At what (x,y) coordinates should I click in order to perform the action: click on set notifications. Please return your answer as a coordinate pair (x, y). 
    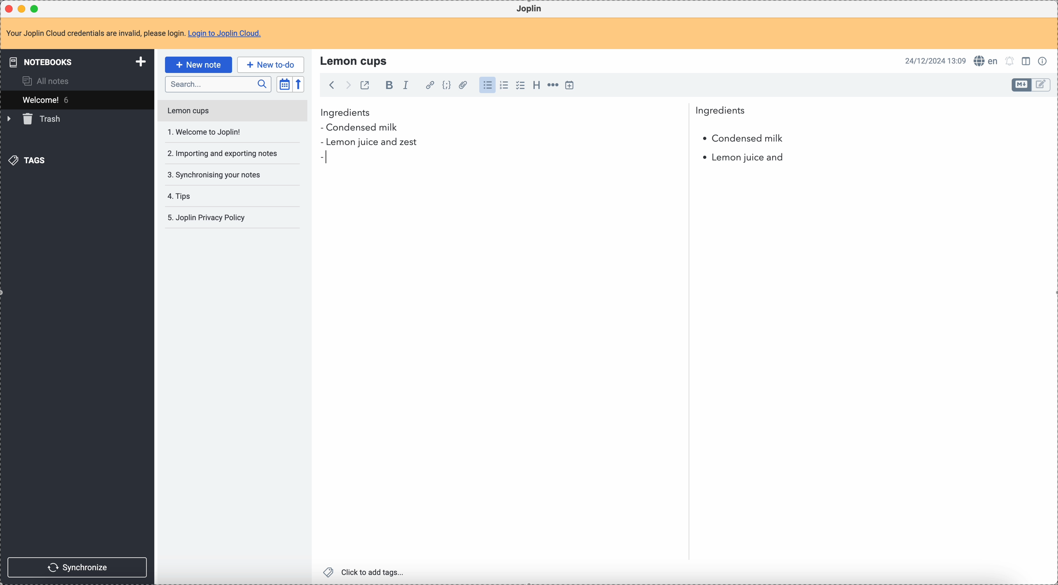
    Looking at the image, I should click on (1010, 61).